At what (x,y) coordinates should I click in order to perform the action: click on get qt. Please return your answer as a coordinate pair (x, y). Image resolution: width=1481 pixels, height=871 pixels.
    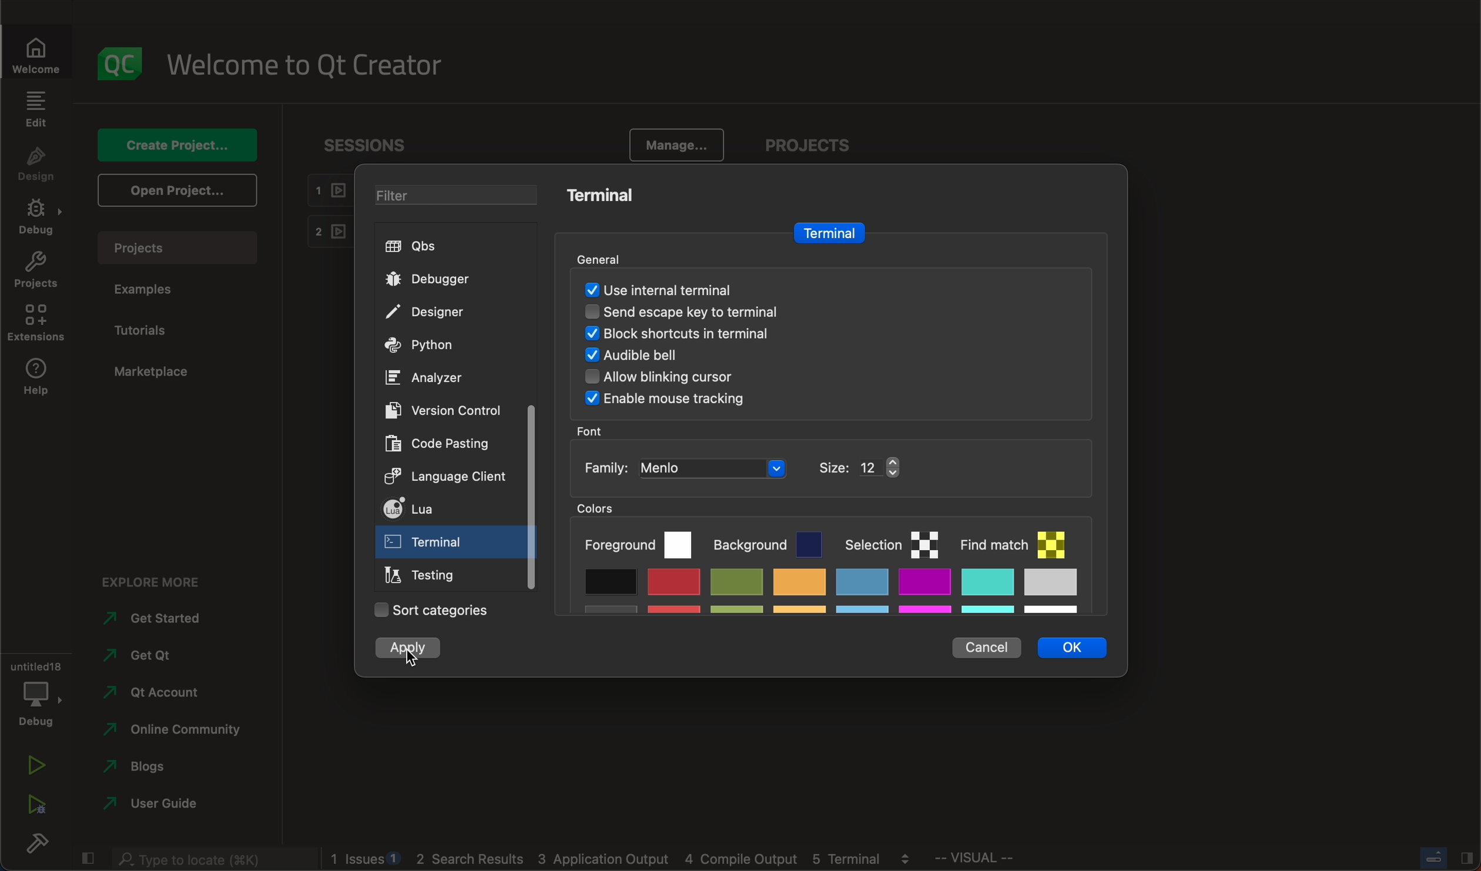
    Looking at the image, I should click on (170, 655).